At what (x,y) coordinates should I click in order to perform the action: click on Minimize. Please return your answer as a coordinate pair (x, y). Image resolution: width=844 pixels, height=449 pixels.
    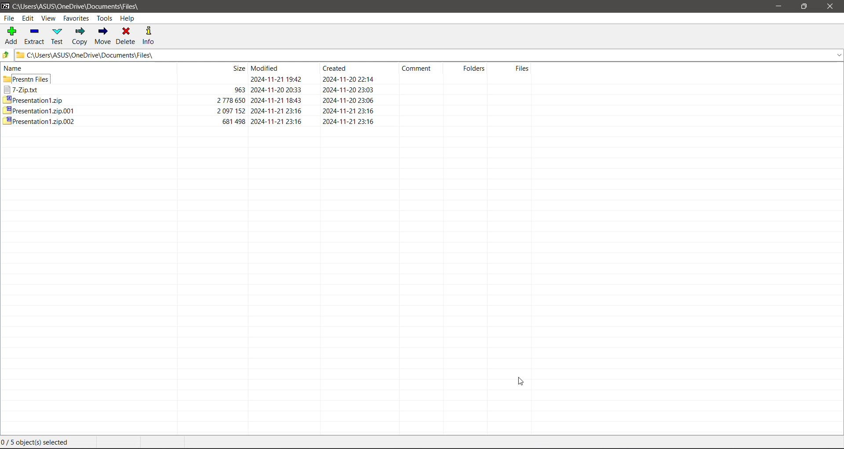
    Looking at the image, I should click on (777, 5).